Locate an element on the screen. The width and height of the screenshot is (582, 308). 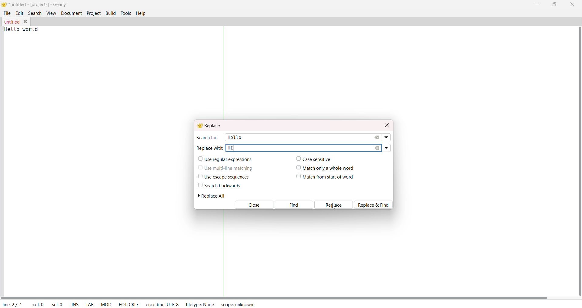
tab name is located at coordinates (12, 22).